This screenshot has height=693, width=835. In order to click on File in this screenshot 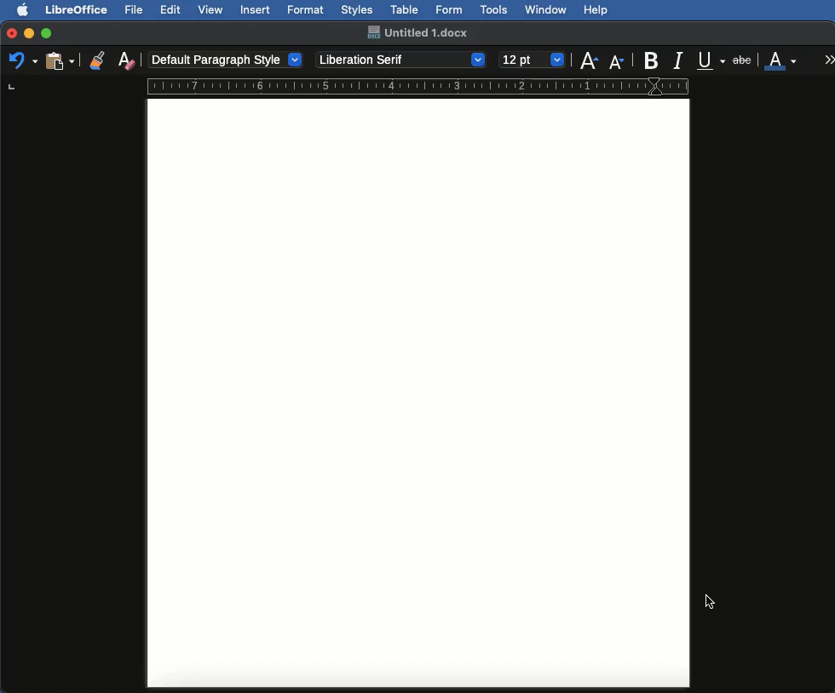, I will do `click(135, 9)`.